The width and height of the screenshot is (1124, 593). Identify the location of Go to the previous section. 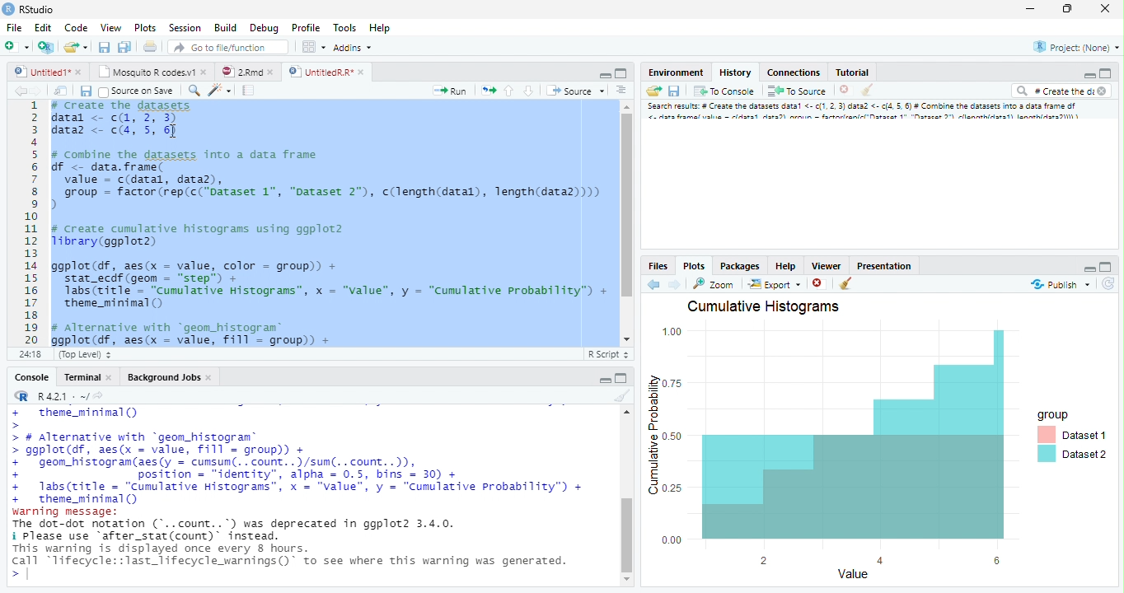
(510, 93).